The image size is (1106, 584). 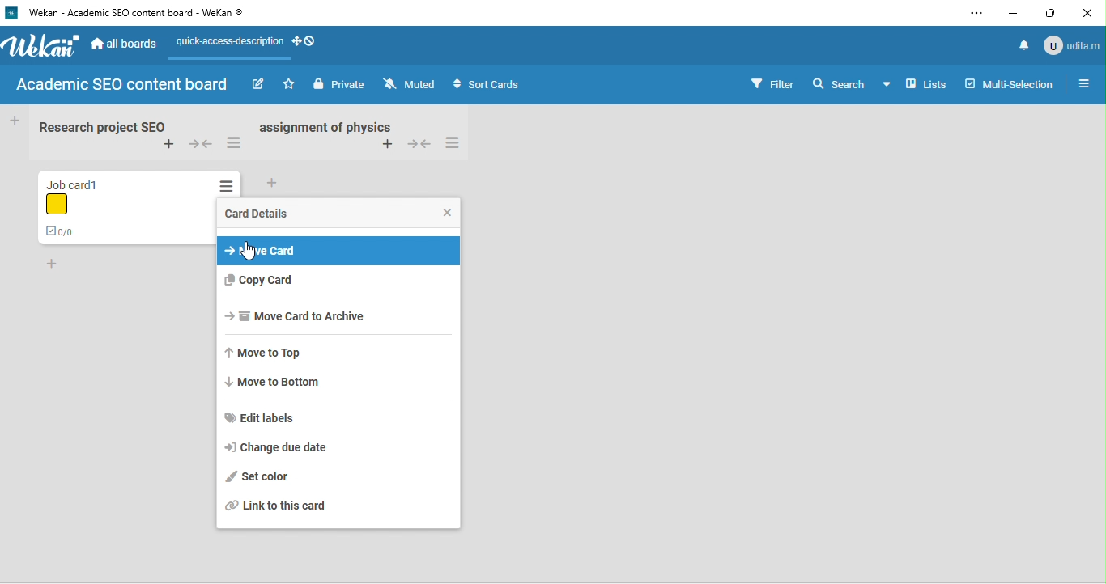 I want to click on list name, so click(x=336, y=128).